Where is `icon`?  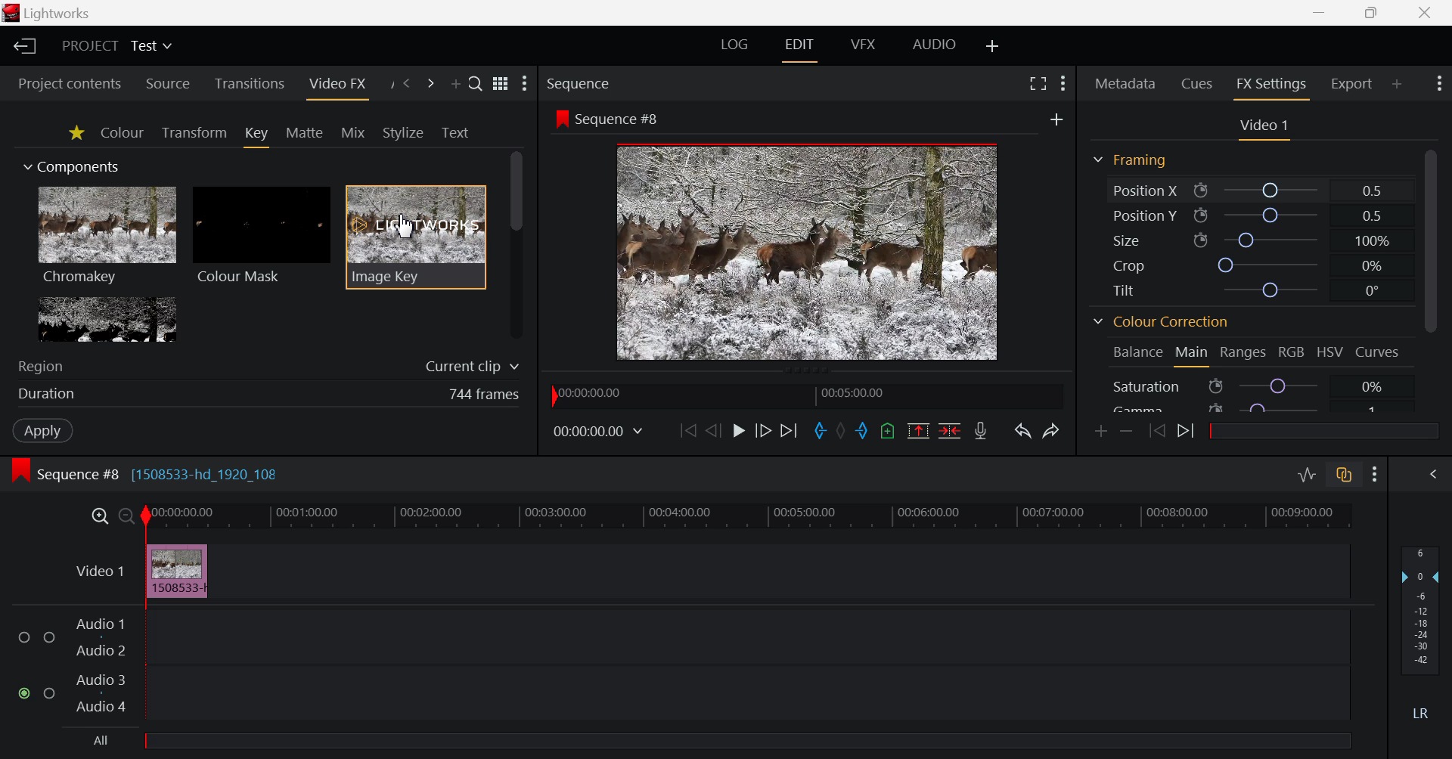 icon is located at coordinates (1216, 386).